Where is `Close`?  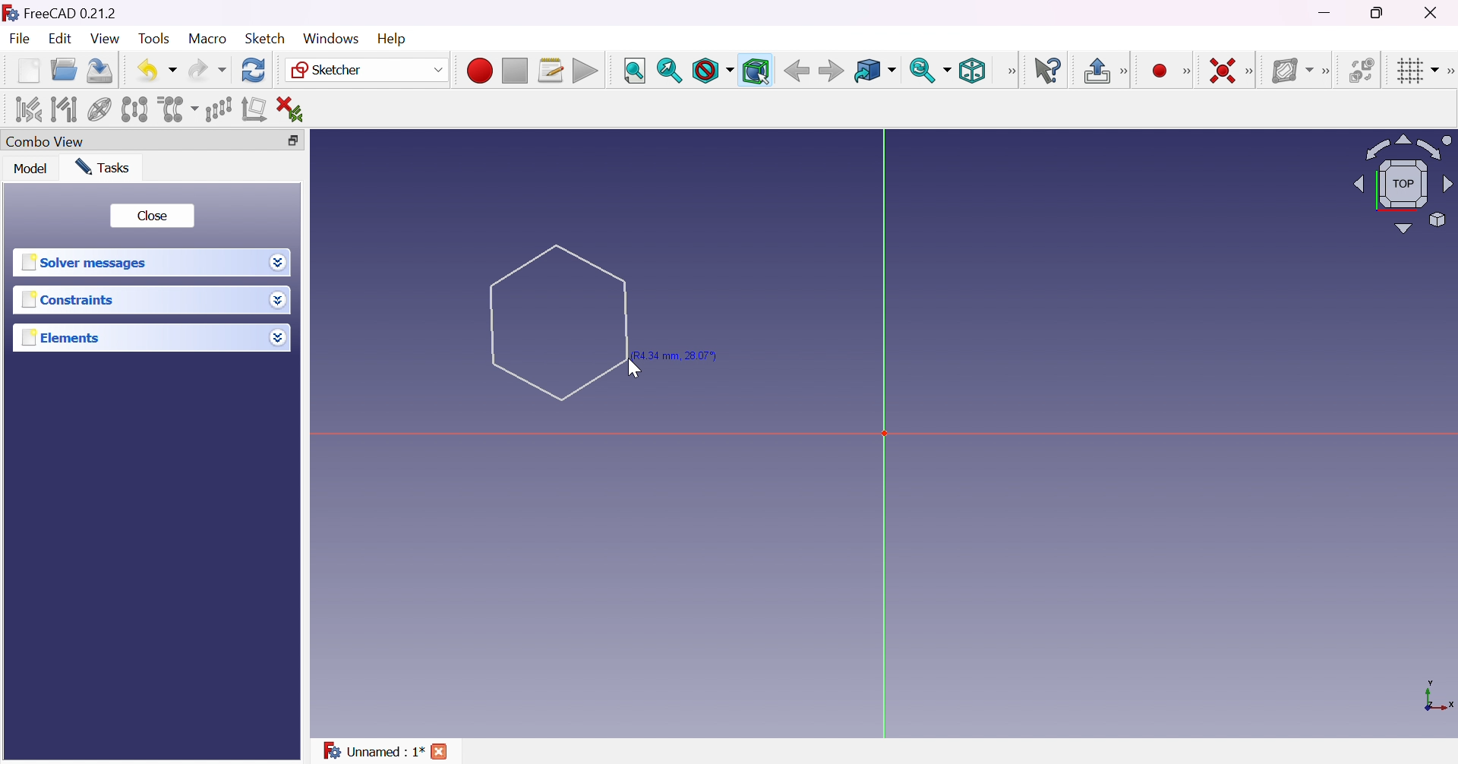
Close is located at coordinates (1434, 11).